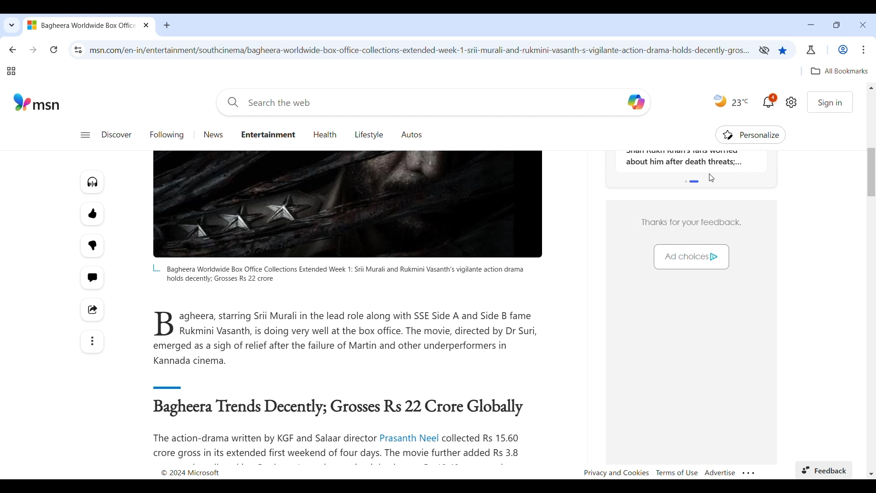 This screenshot has width=876, height=493. I want to click on Tag line of image, so click(346, 273).